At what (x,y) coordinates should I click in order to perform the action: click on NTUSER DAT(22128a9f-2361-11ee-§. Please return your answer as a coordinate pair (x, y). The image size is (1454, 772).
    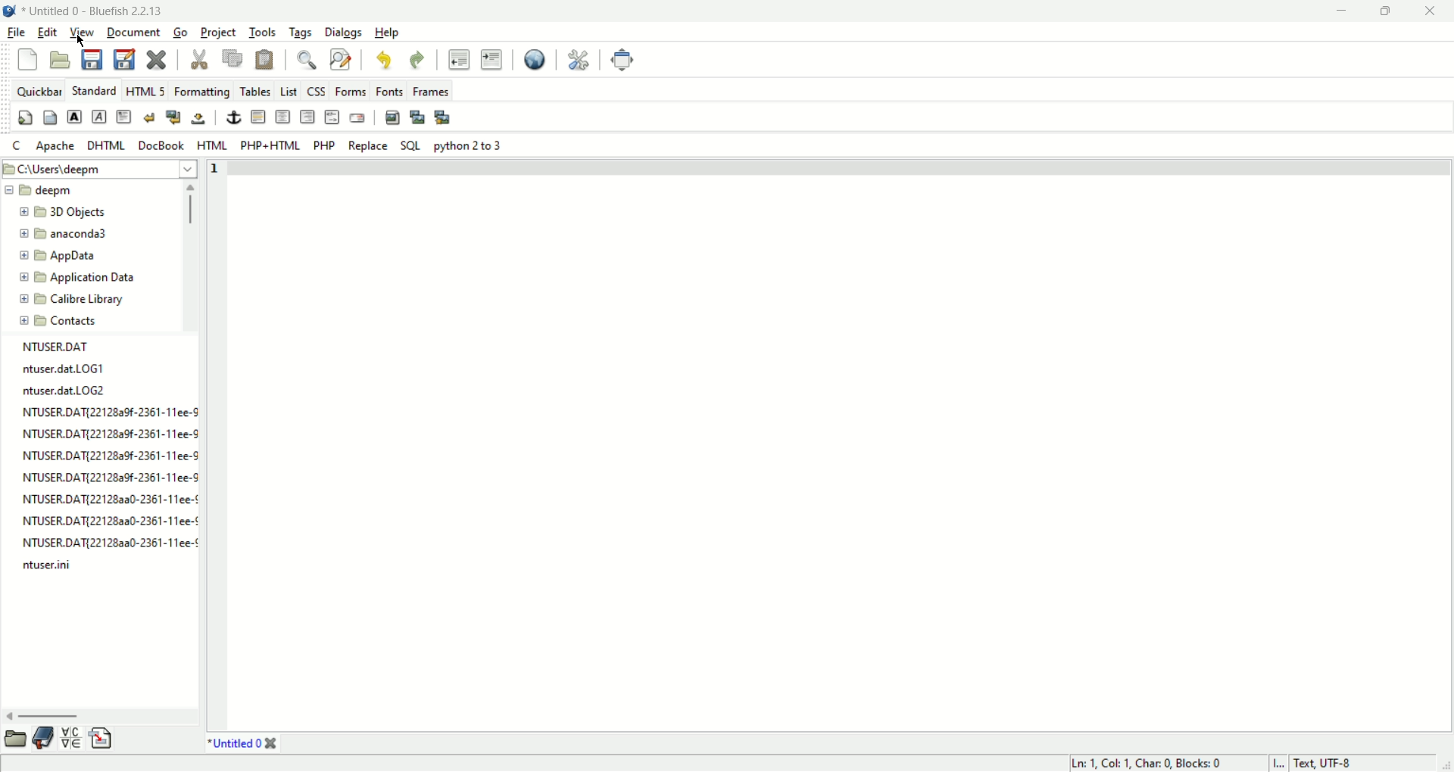
    Looking at the image, I should click on (108, 413).